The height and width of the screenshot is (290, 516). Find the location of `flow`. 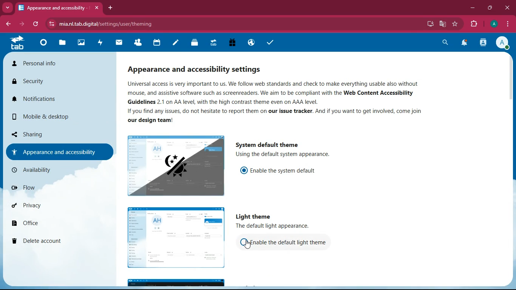

flow is located at coordinates (63, 189).